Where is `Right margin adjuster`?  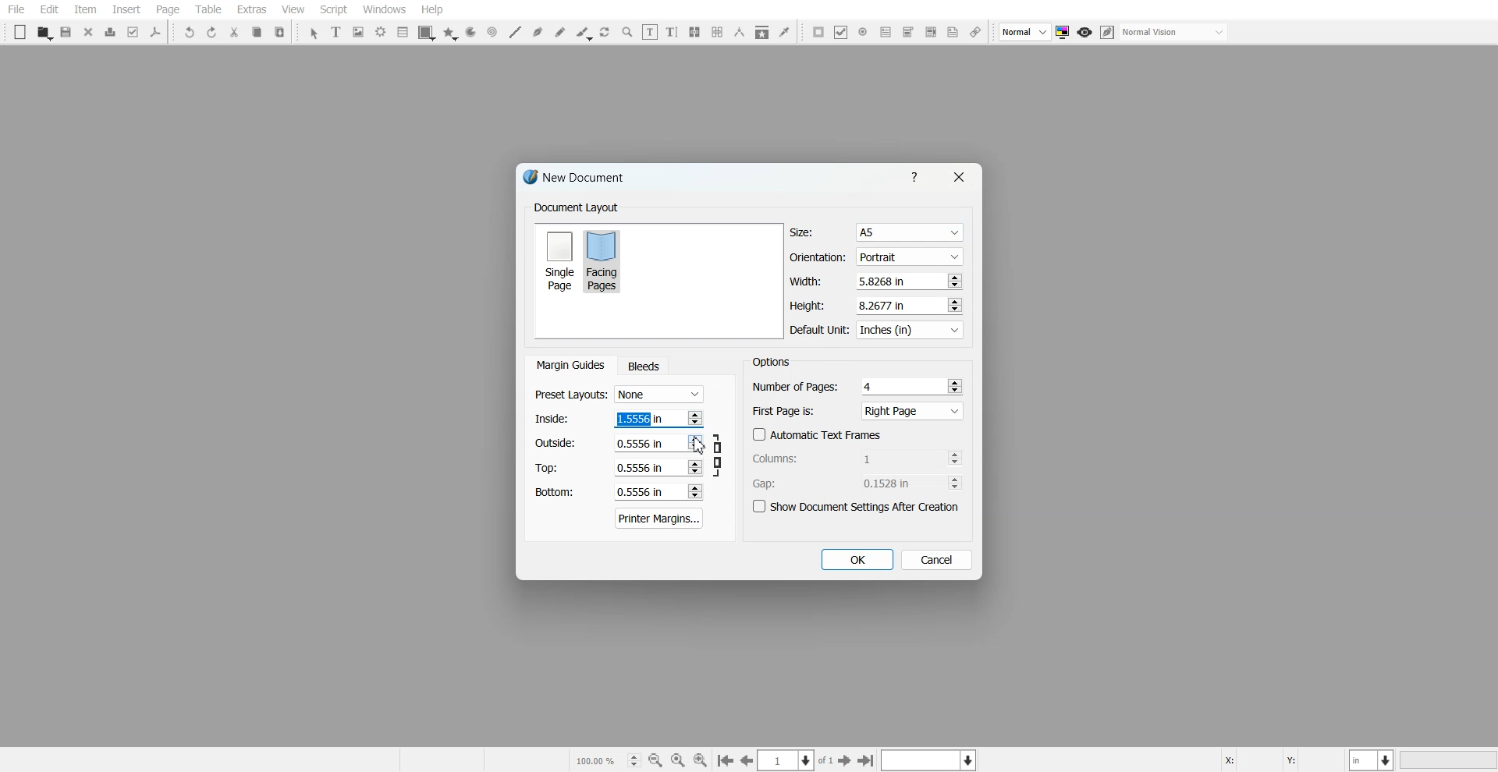 Right margin adjuster is located at coordinates (619, 443).